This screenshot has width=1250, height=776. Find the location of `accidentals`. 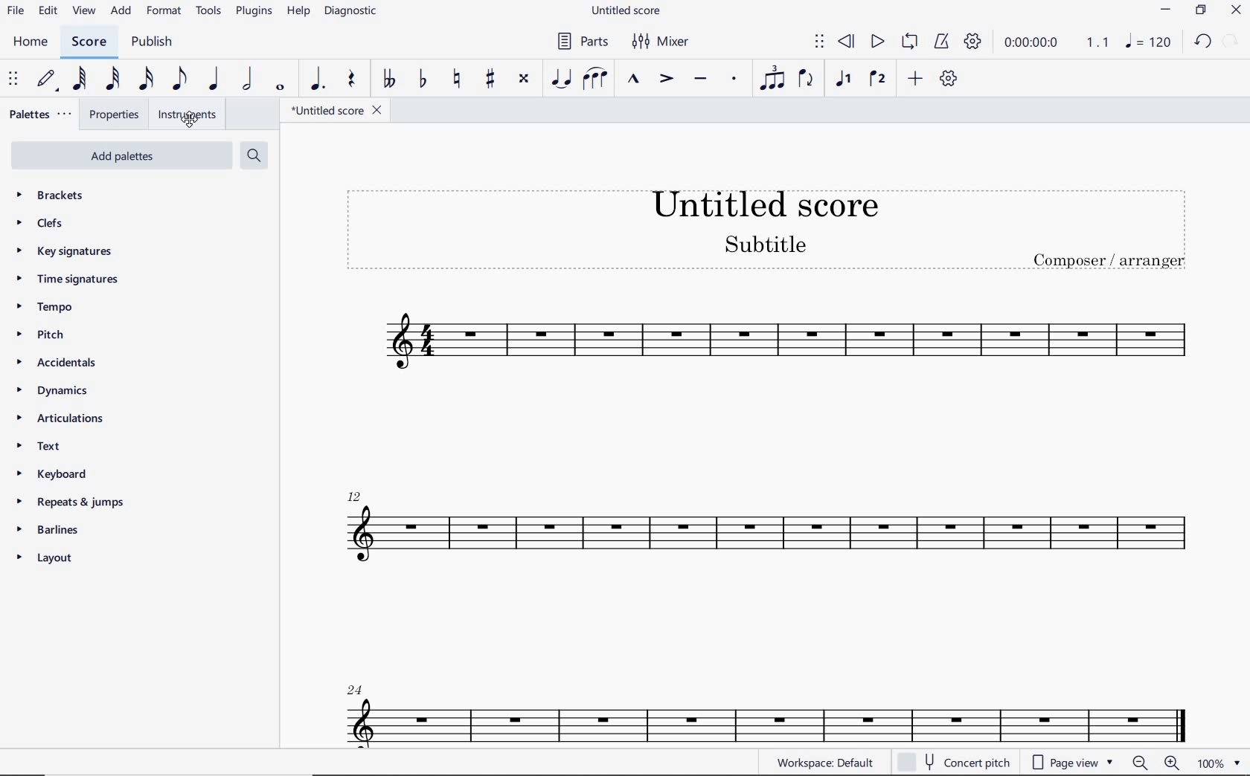

accidentals is located at coordinates (64, 364).